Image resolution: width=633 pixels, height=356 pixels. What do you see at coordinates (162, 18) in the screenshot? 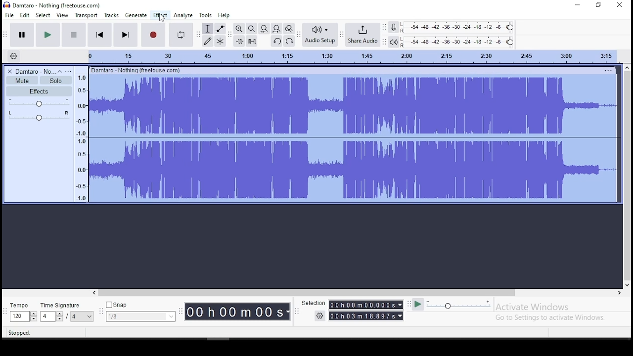
I see `Cursor` at bounding box center [162, 18].